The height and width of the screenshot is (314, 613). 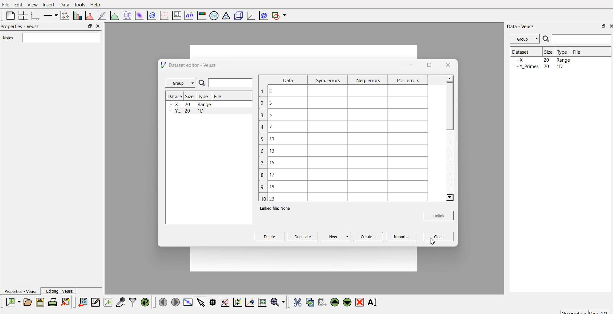 I want to click on y planes... 20   10, so click(x=538, y=67).